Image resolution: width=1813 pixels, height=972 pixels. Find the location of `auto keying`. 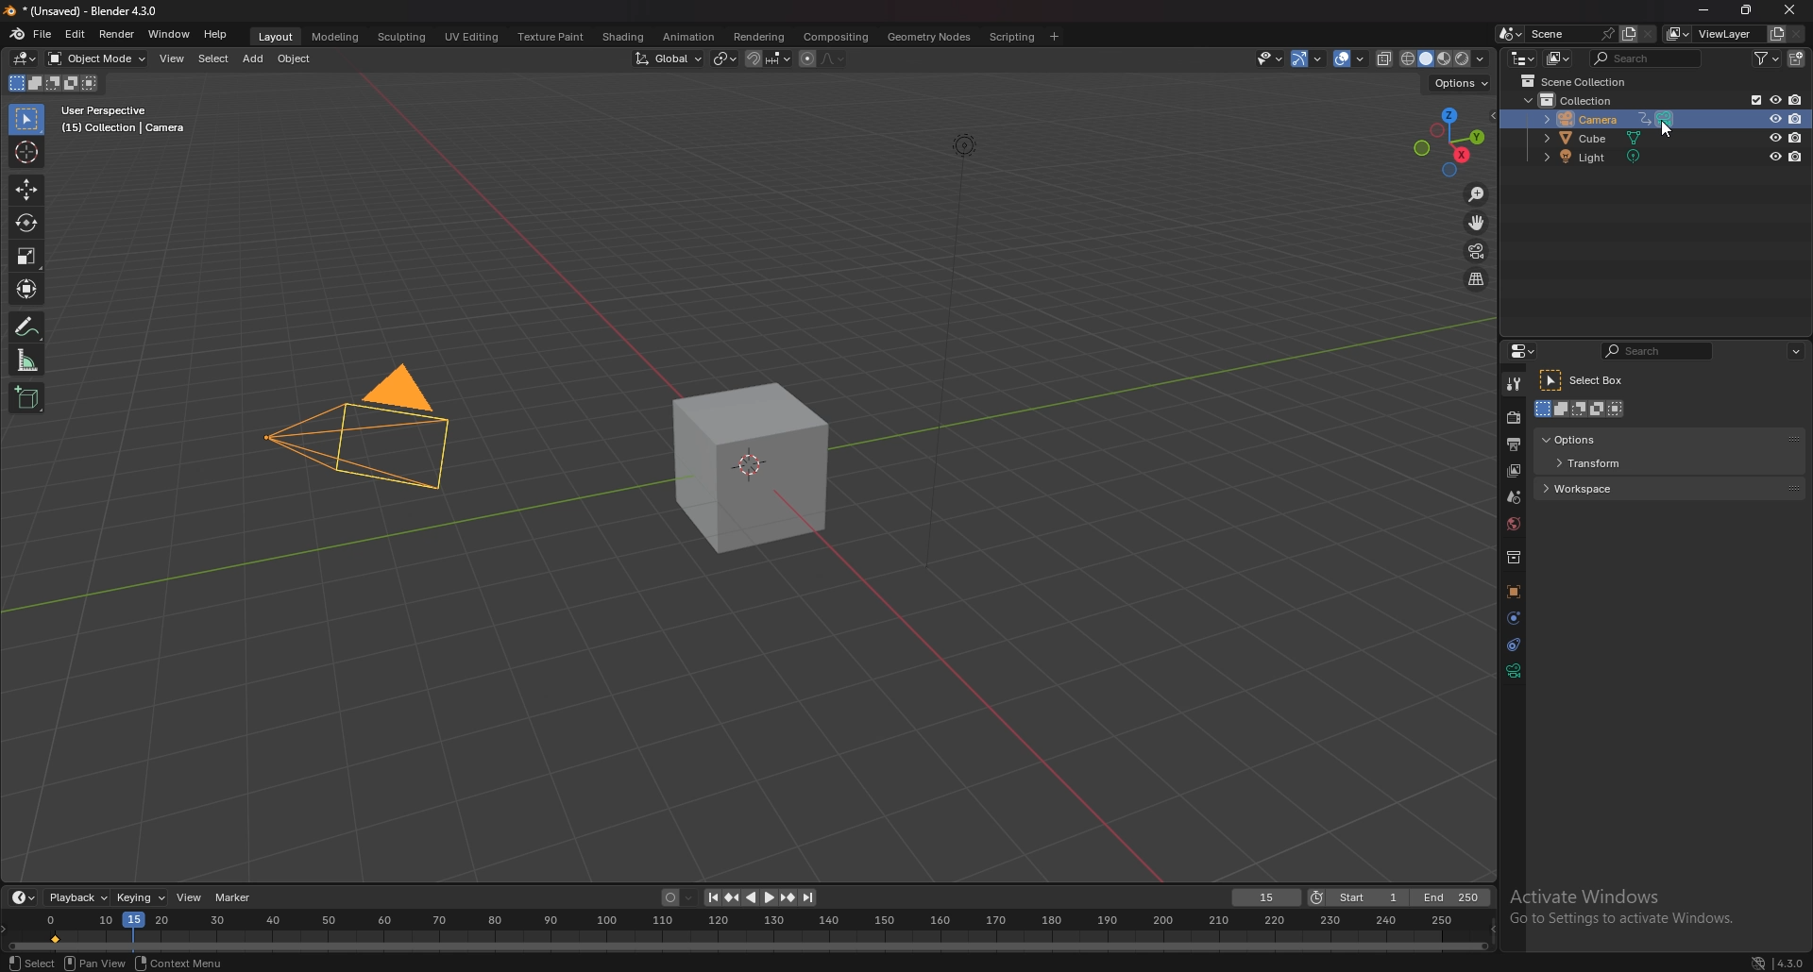

auto keying is located at coordinates (677, 897).